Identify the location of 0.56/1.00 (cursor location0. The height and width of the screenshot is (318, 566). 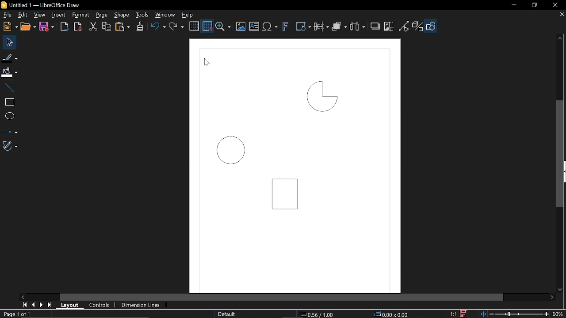
(319, 315).